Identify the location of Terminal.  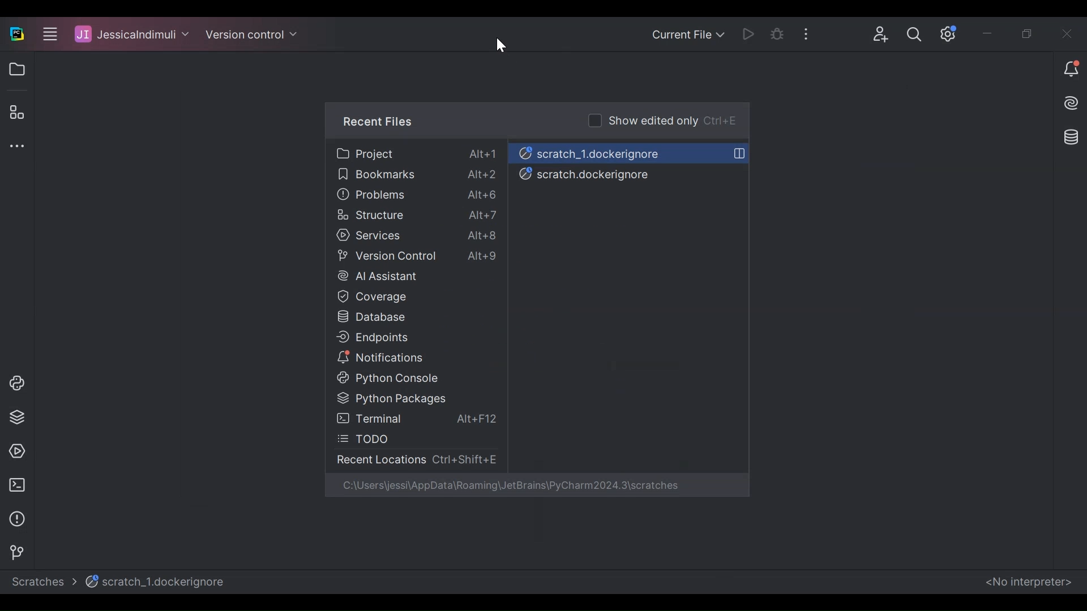
(417, 419).